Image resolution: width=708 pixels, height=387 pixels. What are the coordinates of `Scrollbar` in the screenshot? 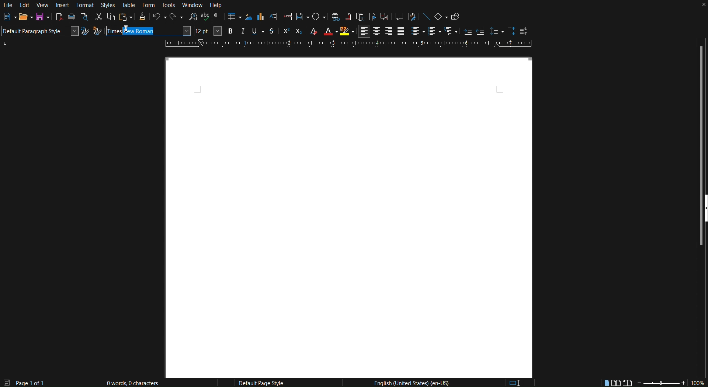 It's located at (702, 114).